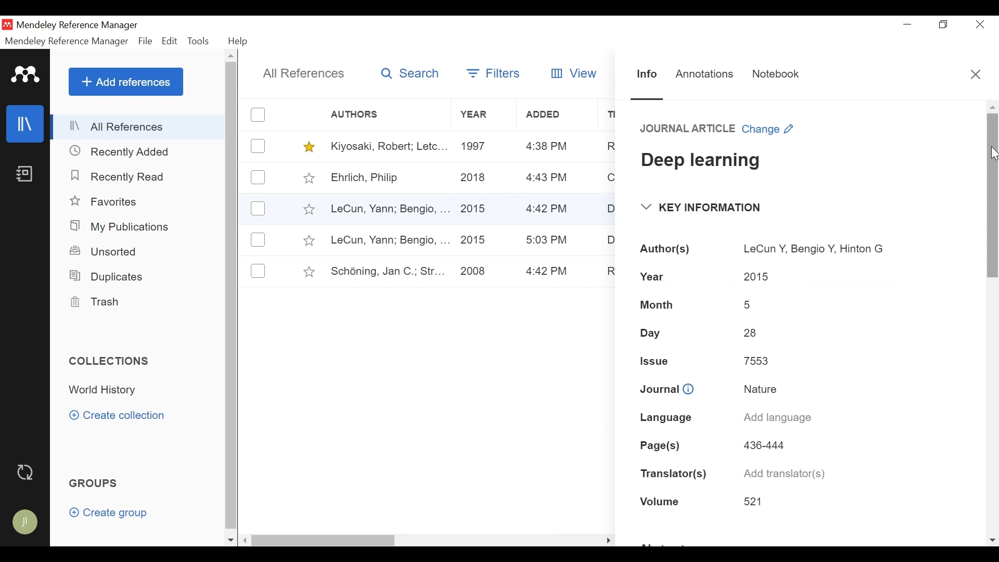  What do you see at coordinates (28, 473) in the screenshot?
I see `Sync` at bounding box center [28, 473].